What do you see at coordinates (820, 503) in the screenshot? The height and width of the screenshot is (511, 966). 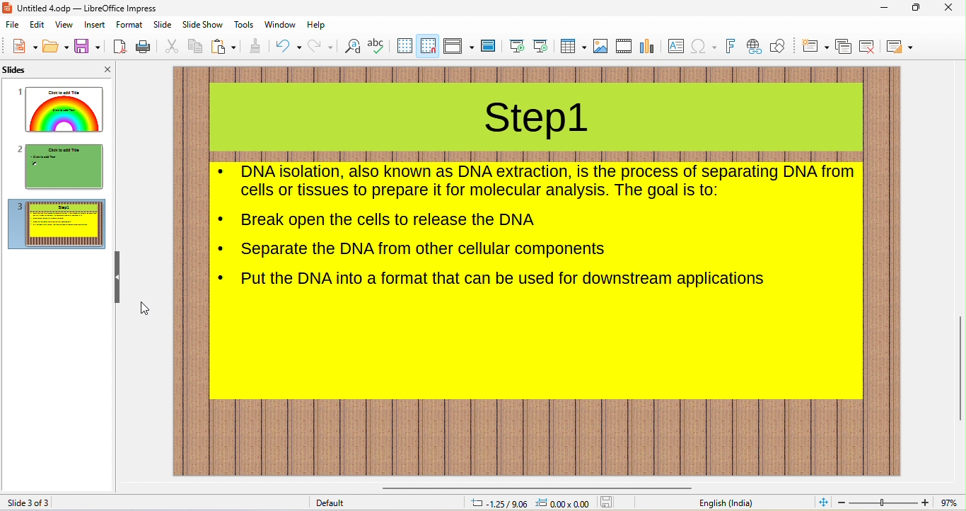 I see `fit to current slide` at bounding box center [820, 503].